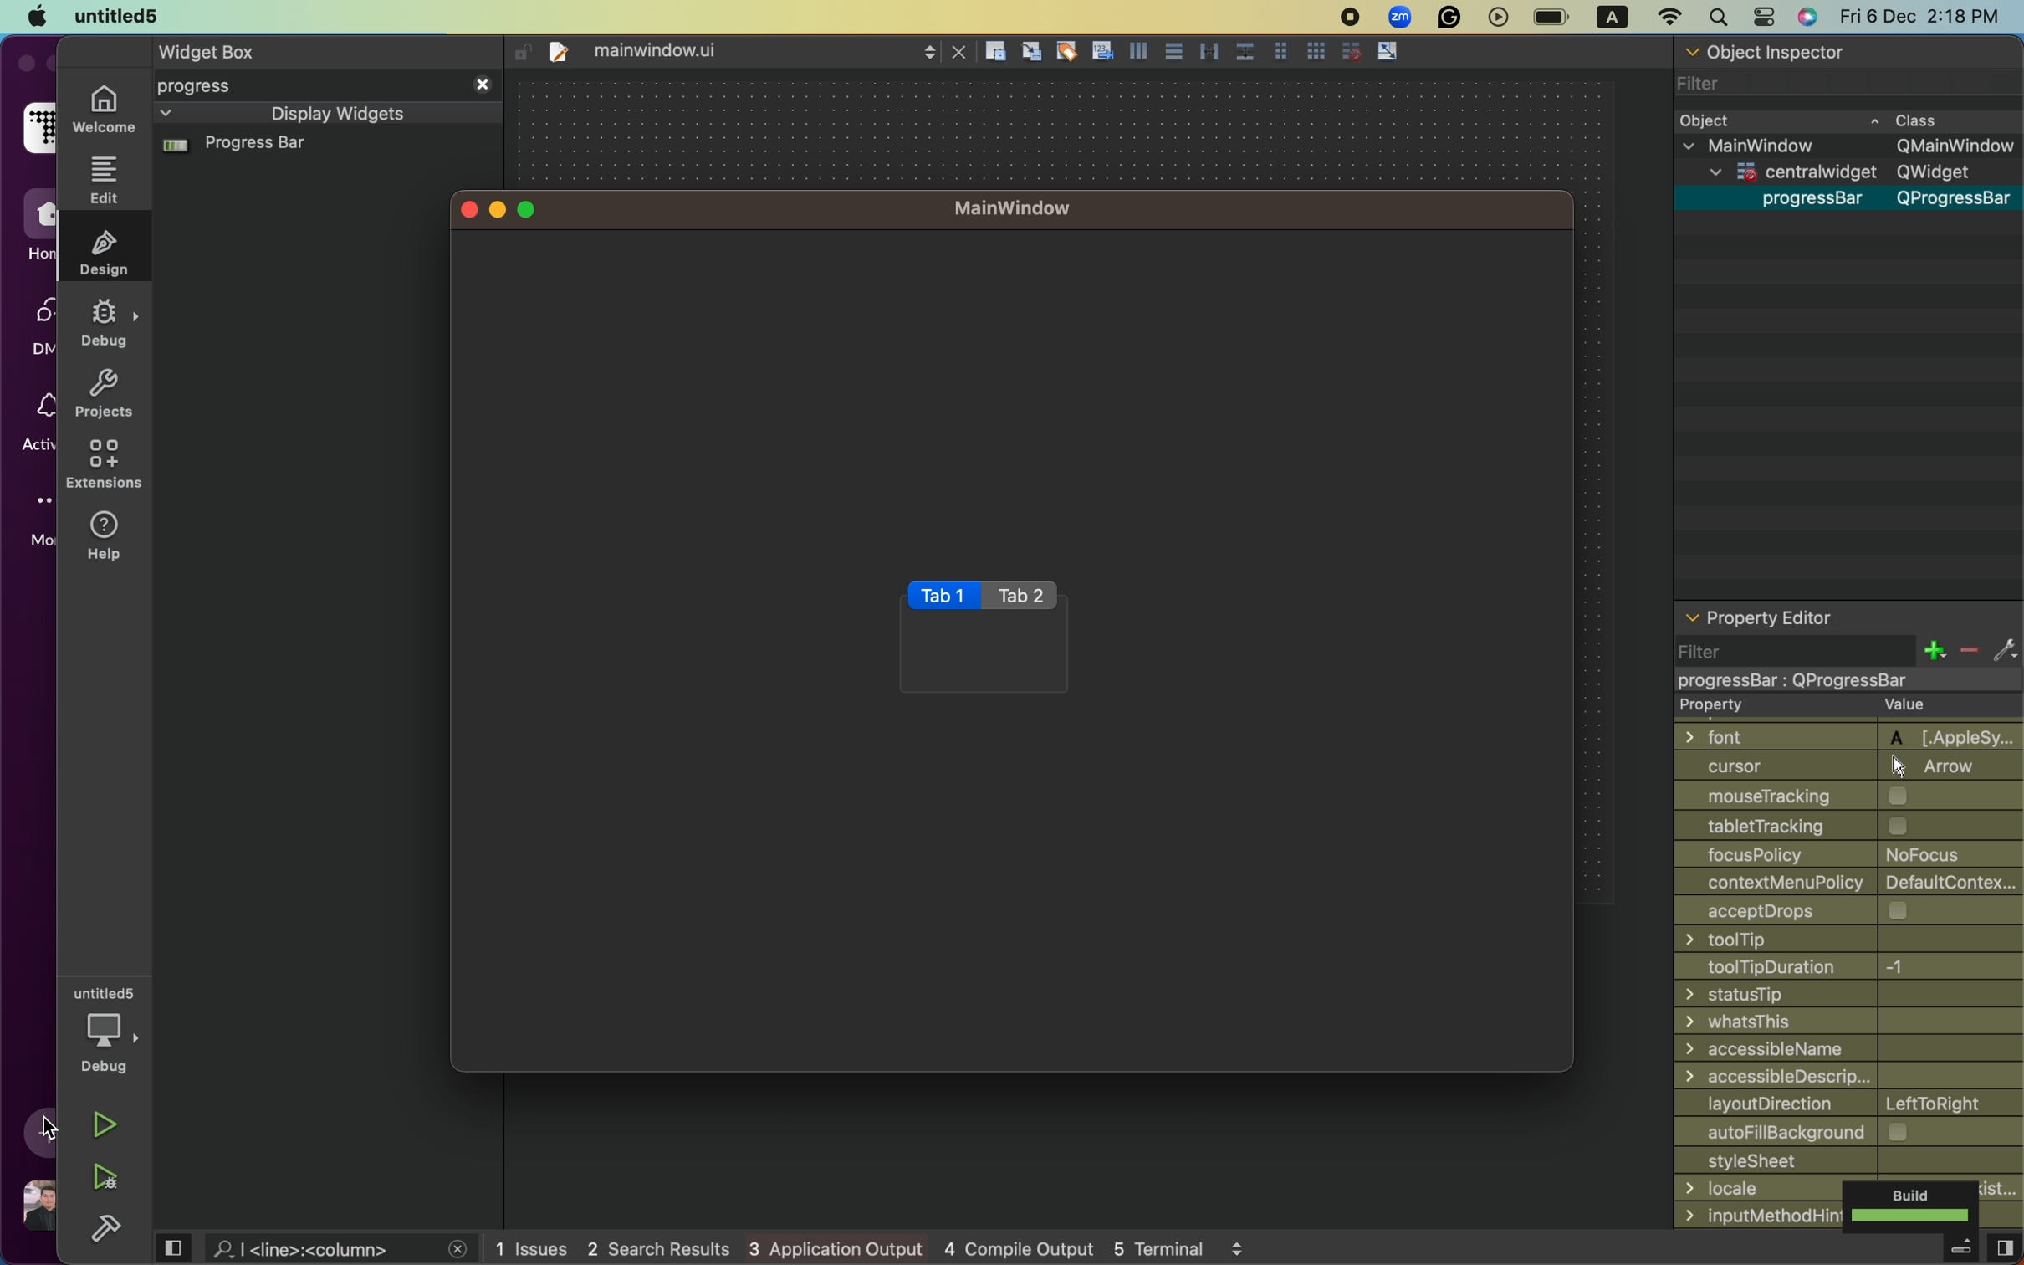 This screenshot has width=2024, height=1265. What do you see at coordinates (107, 394) in the screenshot?
I see `projects` at bounding box center [107, 394].